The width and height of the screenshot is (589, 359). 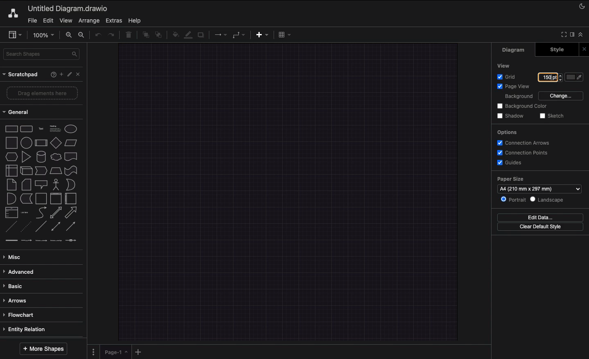 I want to click on Entity relation, so click(x=28, y=328).